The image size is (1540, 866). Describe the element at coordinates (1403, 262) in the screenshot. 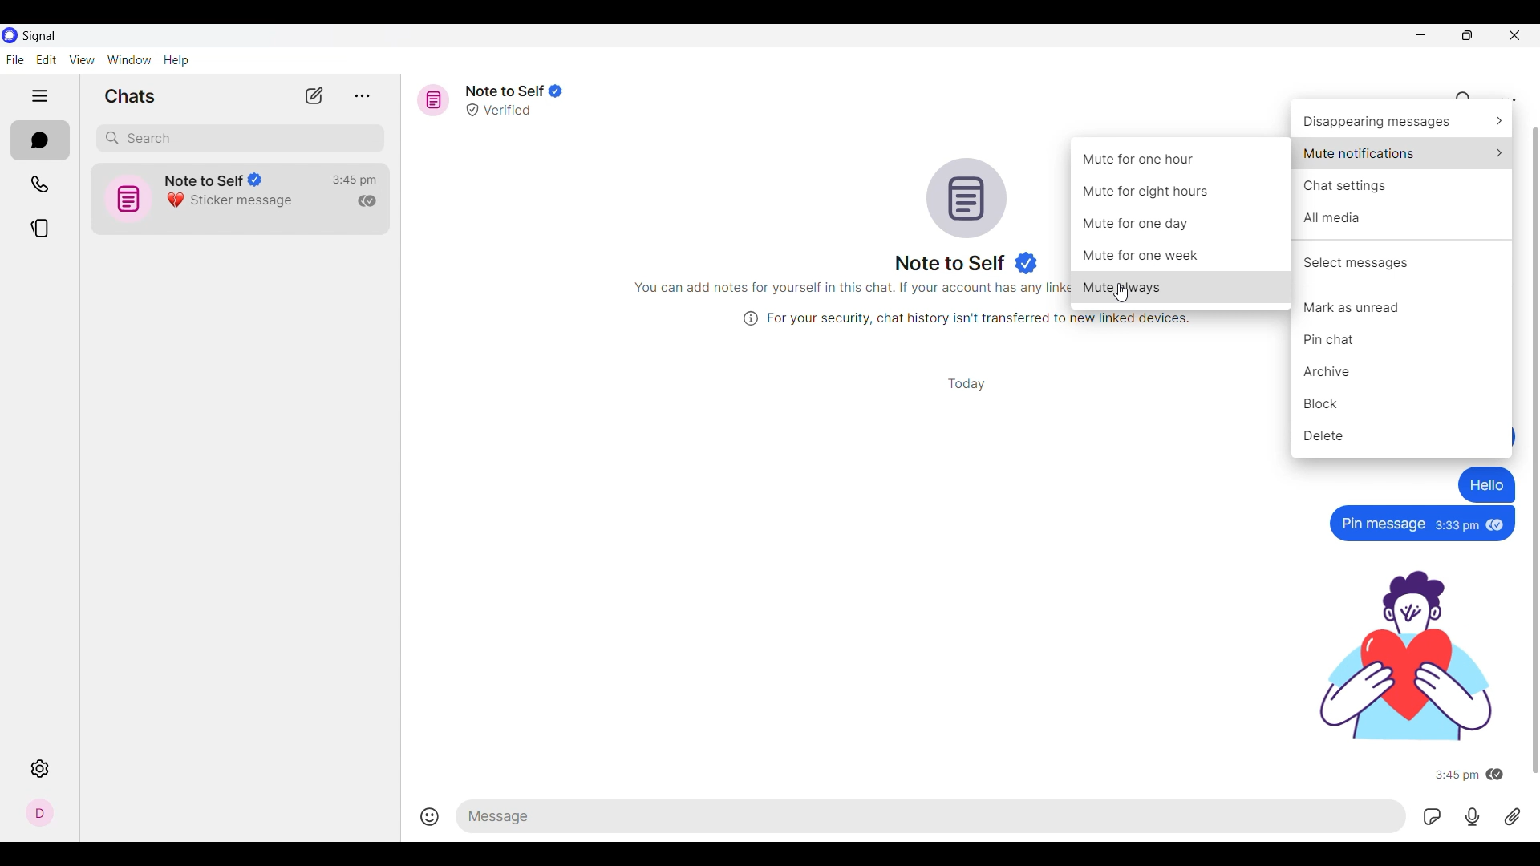

I see `Select messages` at that location.